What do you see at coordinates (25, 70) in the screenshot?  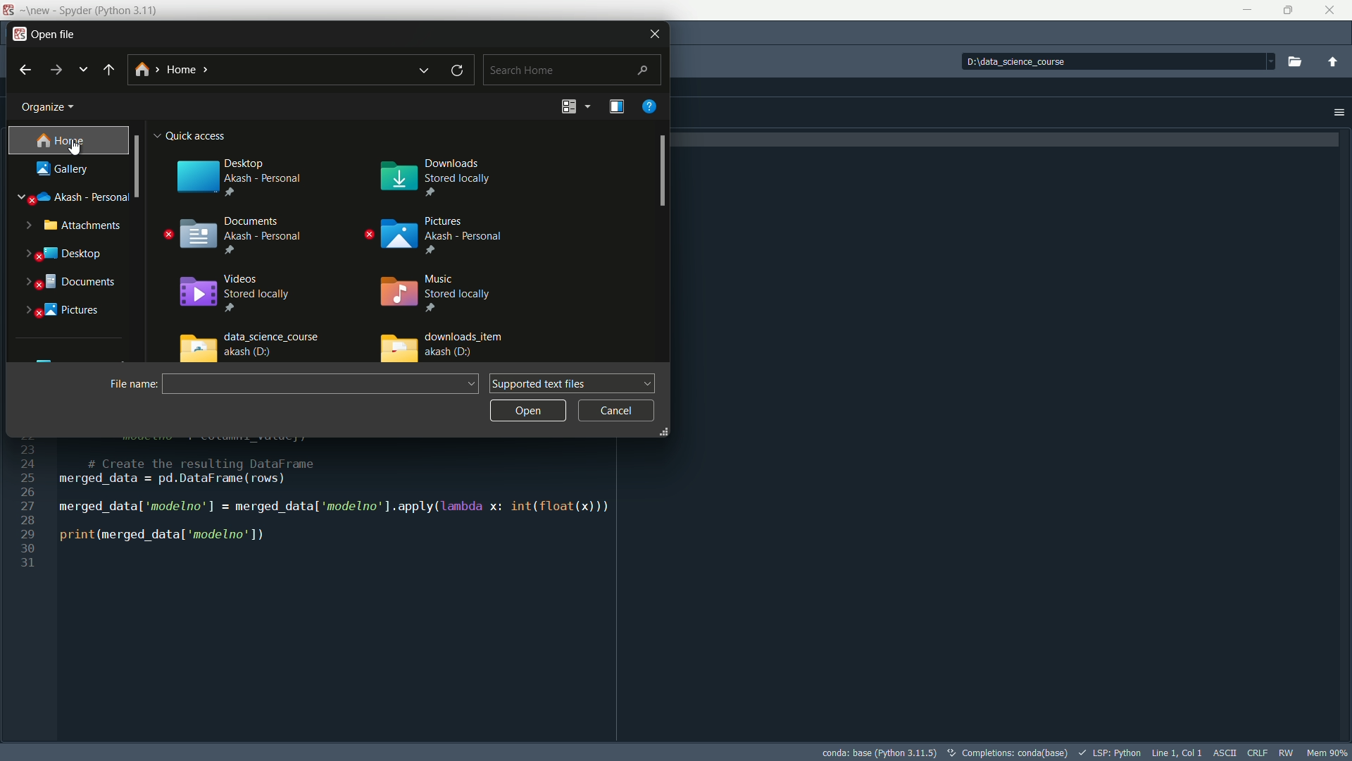 I see `back` at bounding box center [25, 70].